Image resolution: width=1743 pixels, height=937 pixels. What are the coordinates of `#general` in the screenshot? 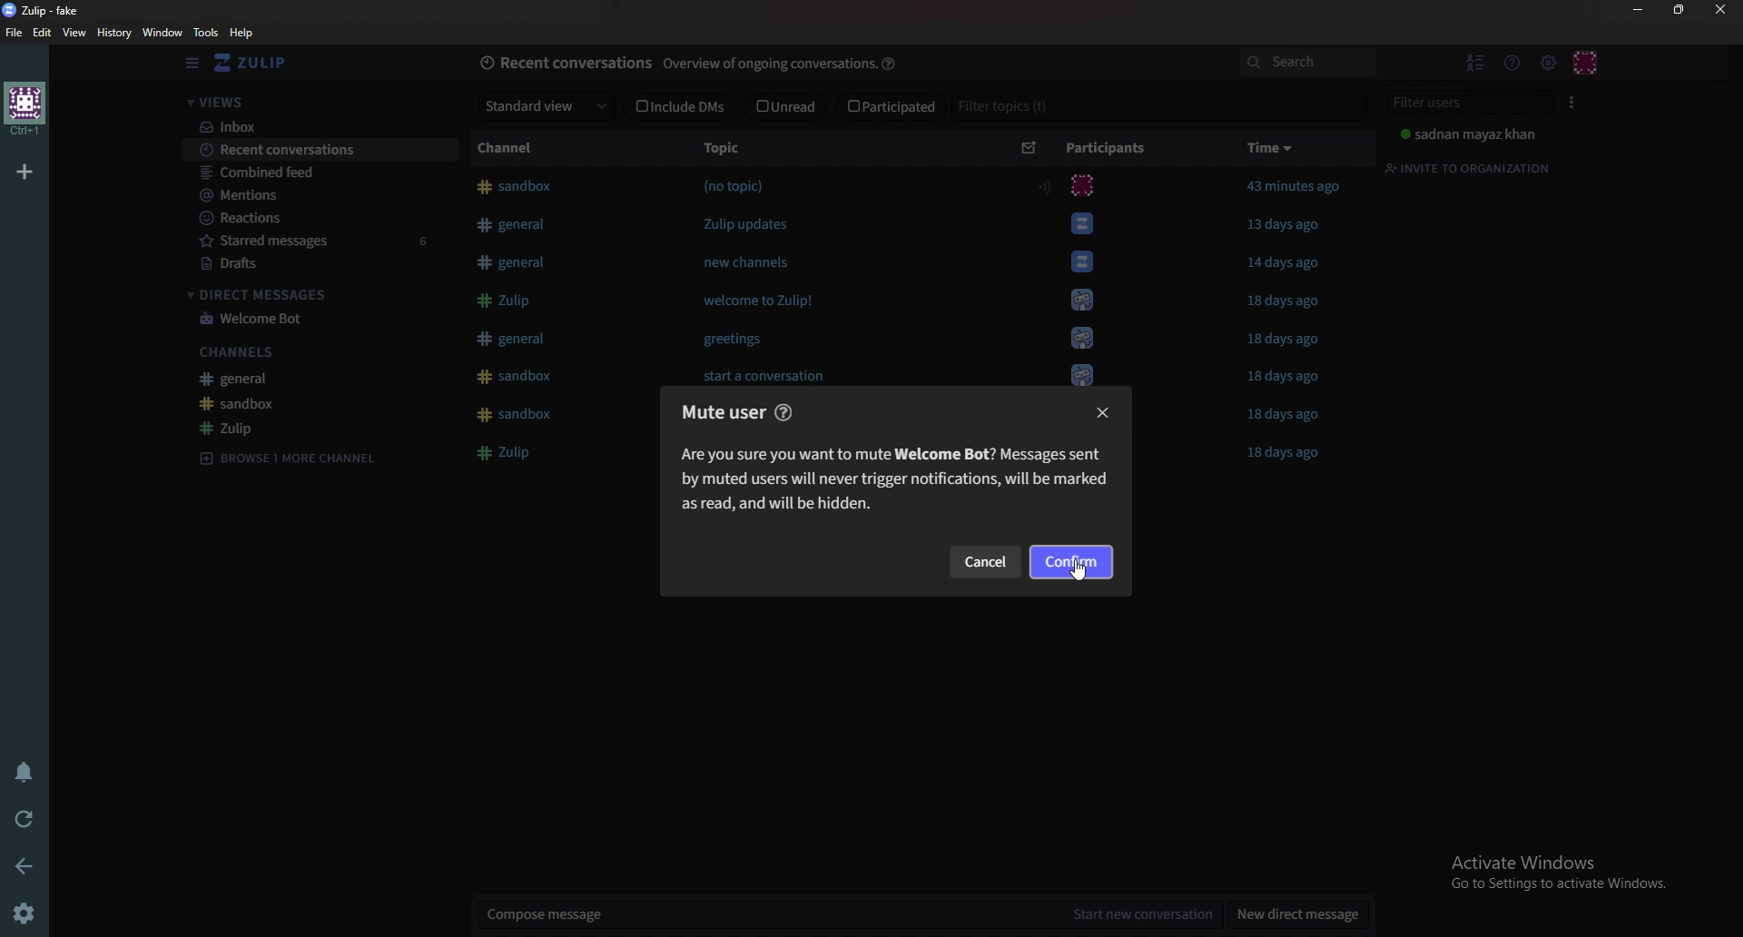 It's located at (511, 222).